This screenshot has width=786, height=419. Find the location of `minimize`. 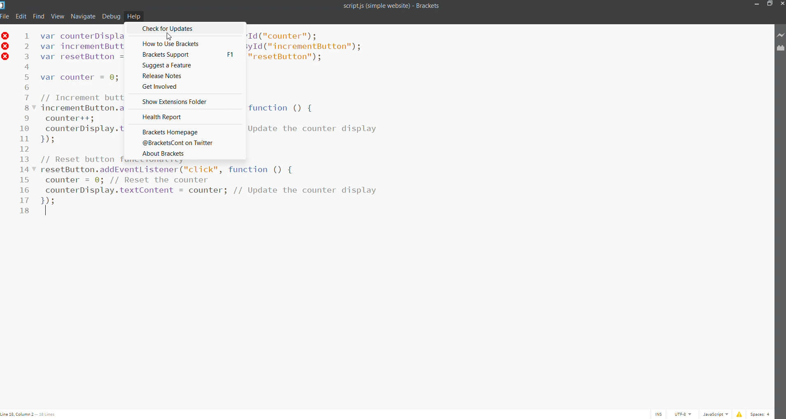

minimize is located at coordinates (755, 4).